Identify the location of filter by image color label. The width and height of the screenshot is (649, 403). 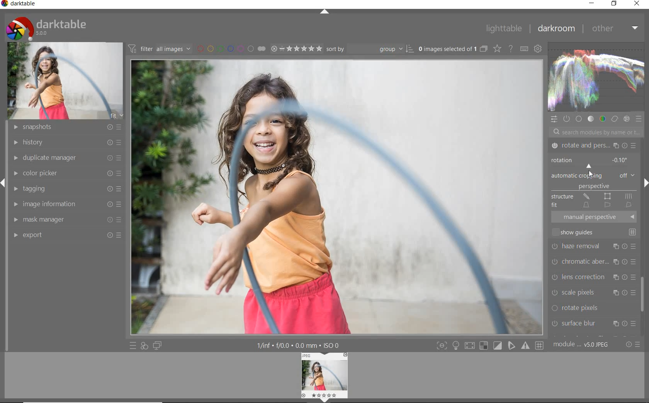
(231, 48).